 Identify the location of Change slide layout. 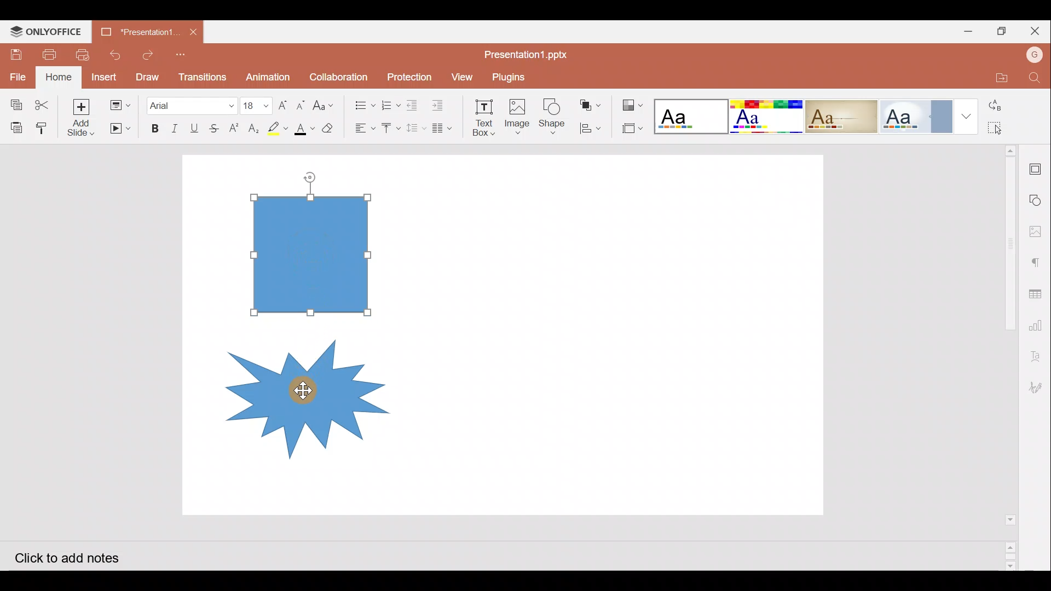
(120, 104).